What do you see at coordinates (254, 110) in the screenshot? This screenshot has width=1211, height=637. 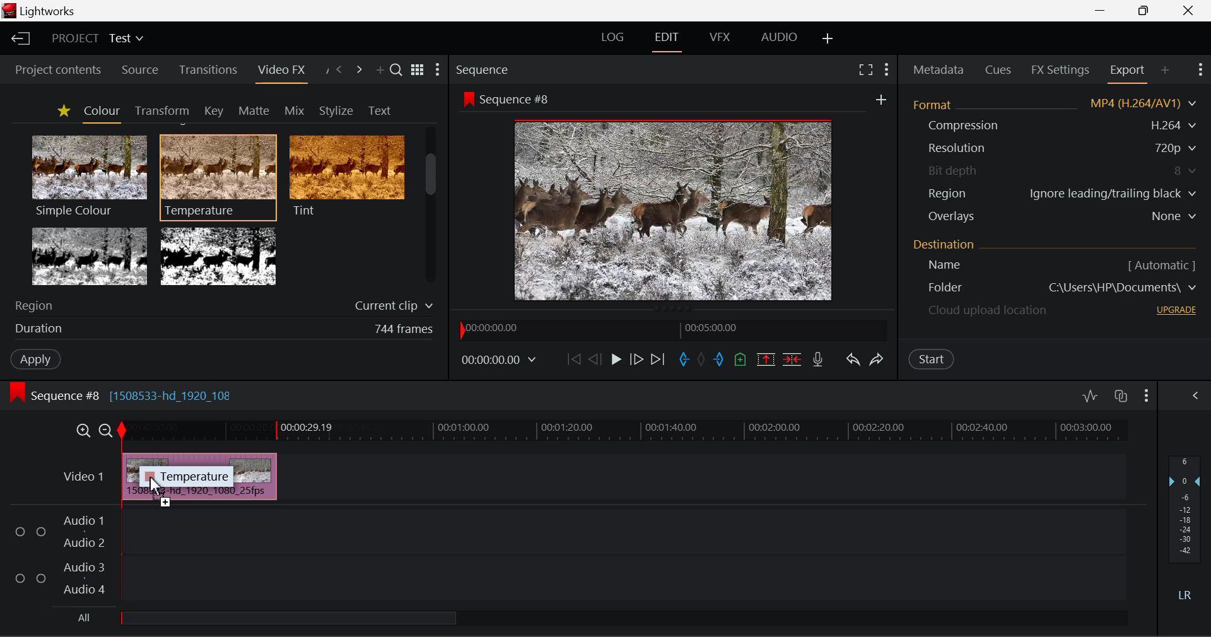 I see `Matte` at bounding box center [254, 110].